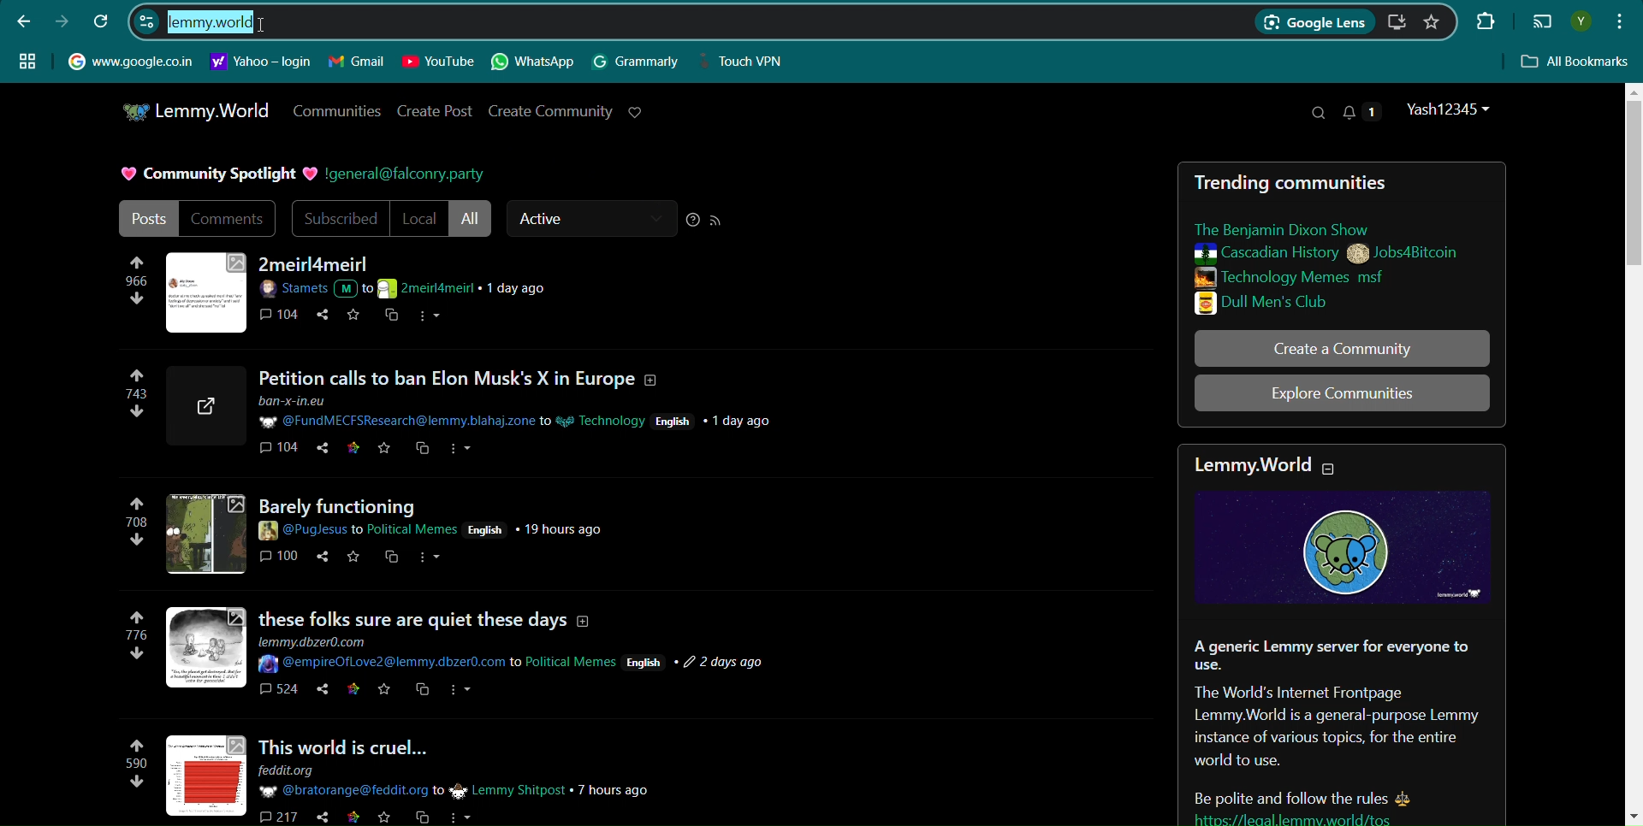 Image resolution: width=1643 pixels, height=826 pixels. What do you see at coordinates (462, 695) in the screenshot?
I see `more` at bounding box center [462, 695].